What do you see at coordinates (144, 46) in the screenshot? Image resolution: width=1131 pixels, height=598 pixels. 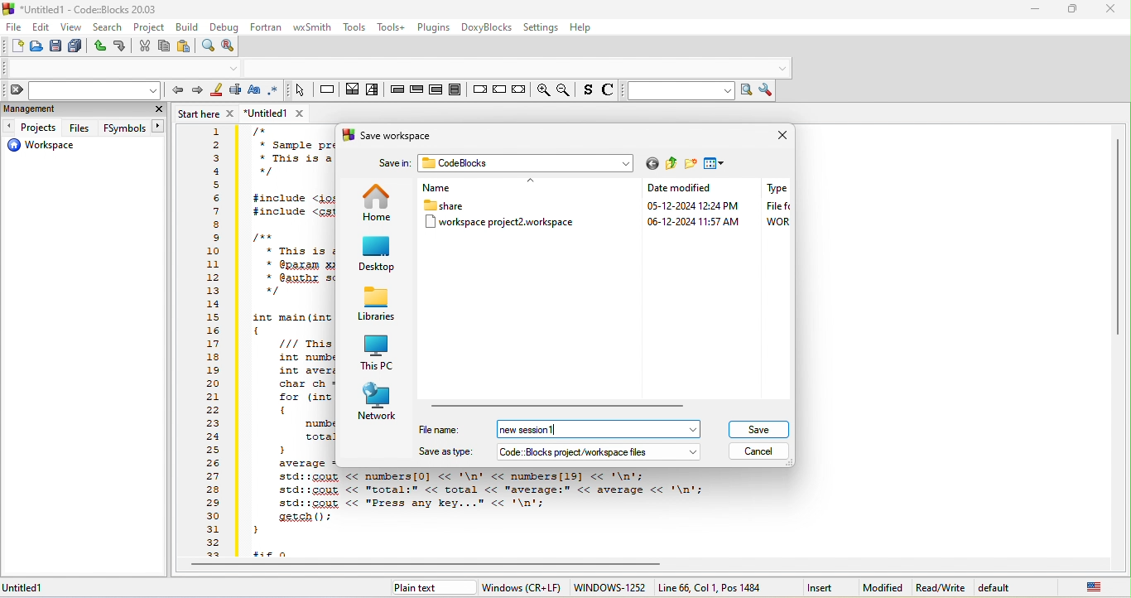 I see `cut` at bounding box center [144, 46].